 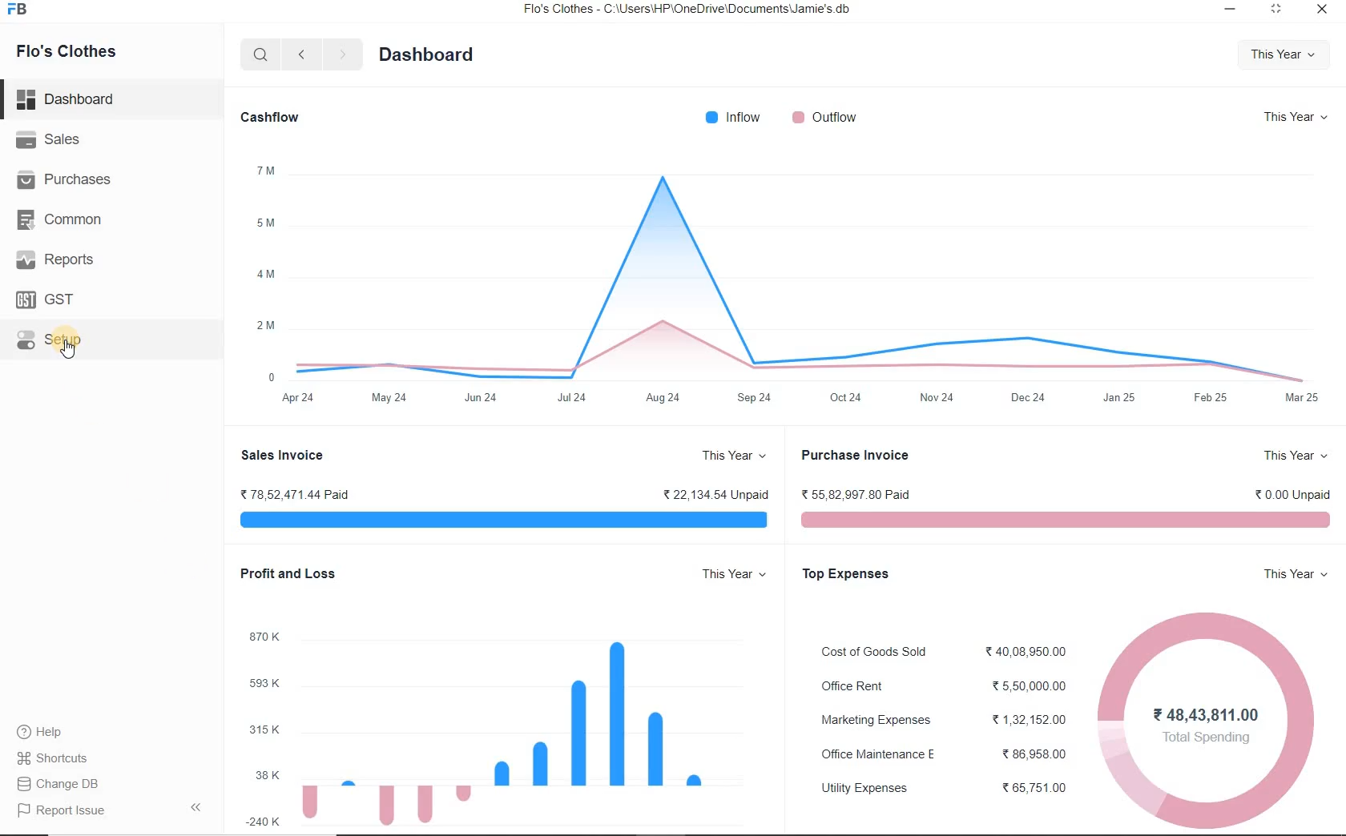 I want to click on 78,52,471.44 Paid, so click(x=293, y=495).